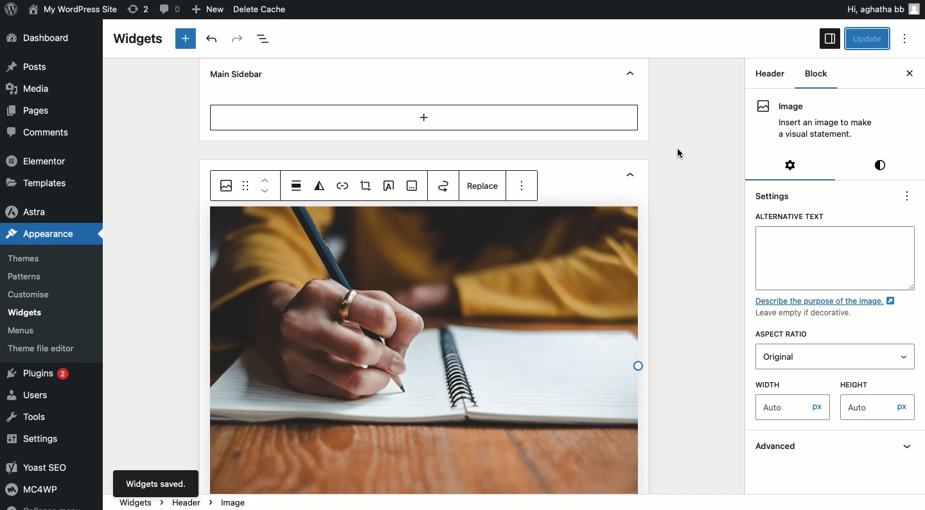  Describe the element at coordinates (787, 383) in the screenshot. I see `width` at that location.